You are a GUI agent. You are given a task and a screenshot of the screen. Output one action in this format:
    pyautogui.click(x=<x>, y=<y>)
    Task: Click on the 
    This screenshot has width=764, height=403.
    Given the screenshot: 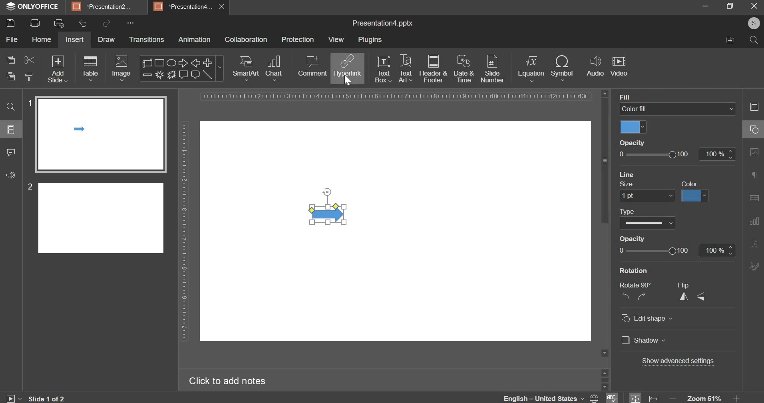 What is the action you would take?
    pyautogui.click(x=638, y=210)
    